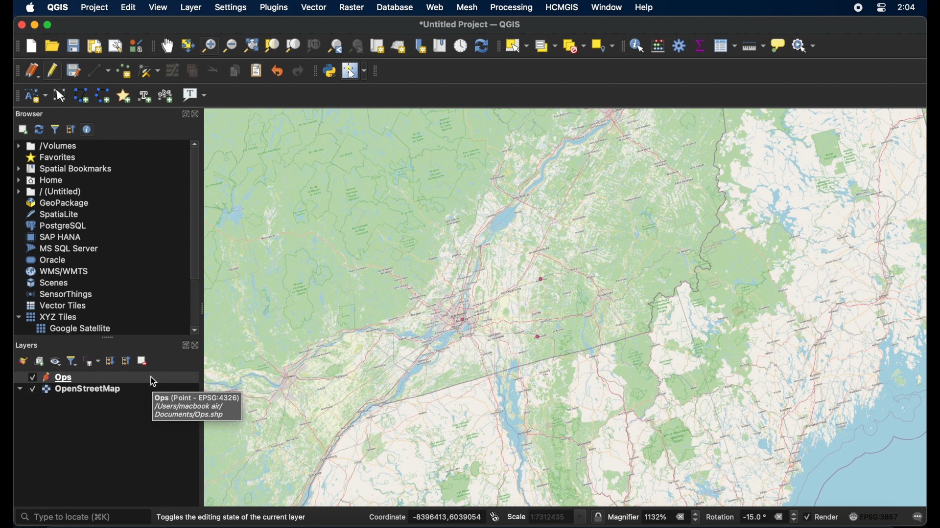 The image size is (940, 528). What do you see at coordinates (55, 129) in the screenshot?
I see `filter browser` at bounding box center [55, 129].